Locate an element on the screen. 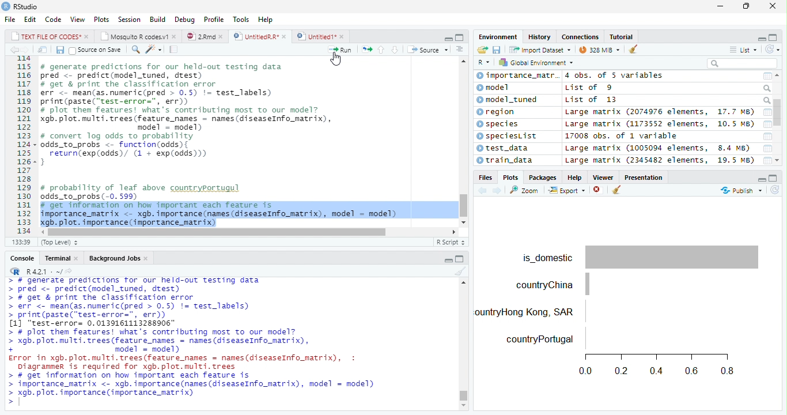  List of 9 is located at coordinates (589, 87).